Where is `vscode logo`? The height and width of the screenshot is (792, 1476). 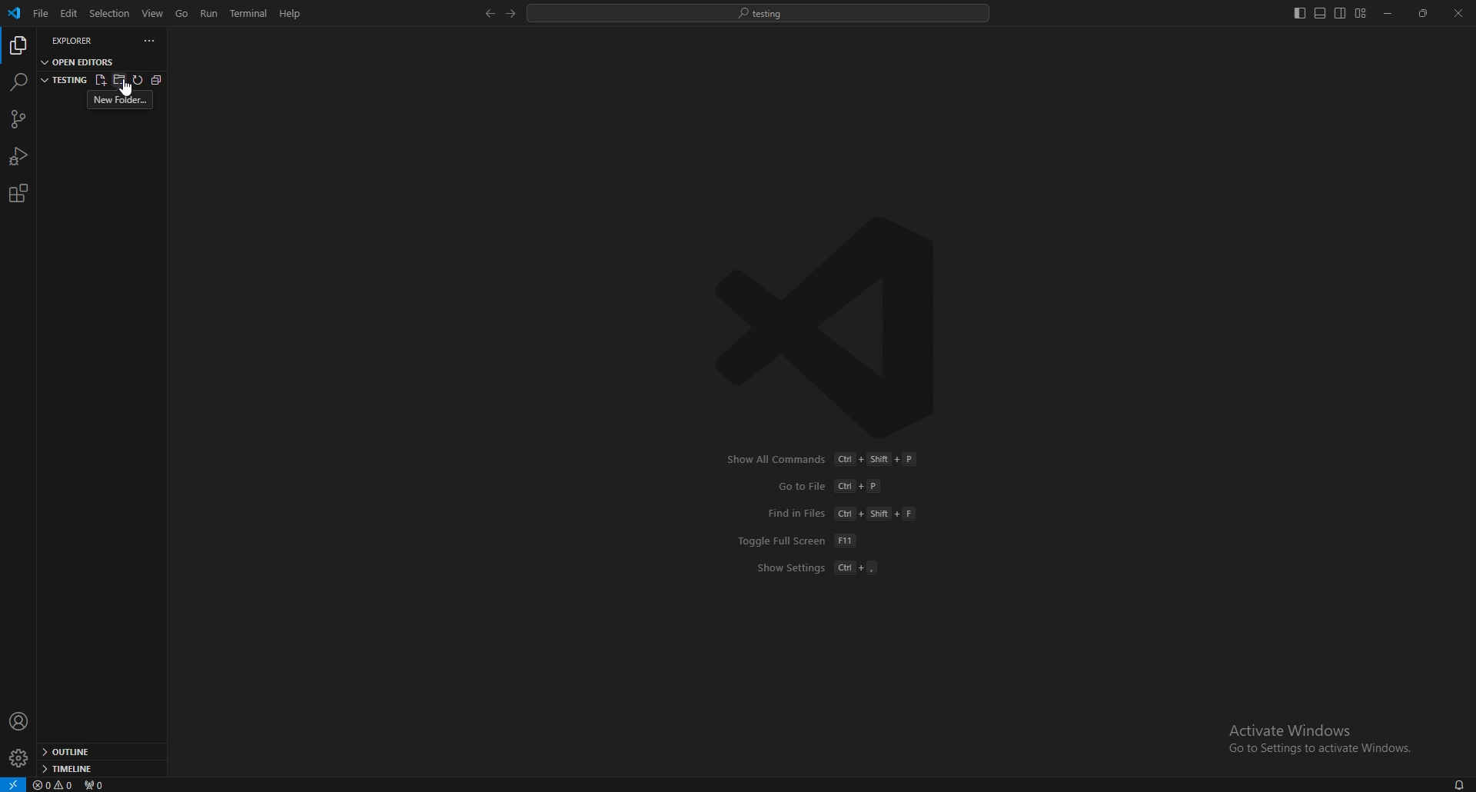 vscode logo is located at coordinates (835, 327).